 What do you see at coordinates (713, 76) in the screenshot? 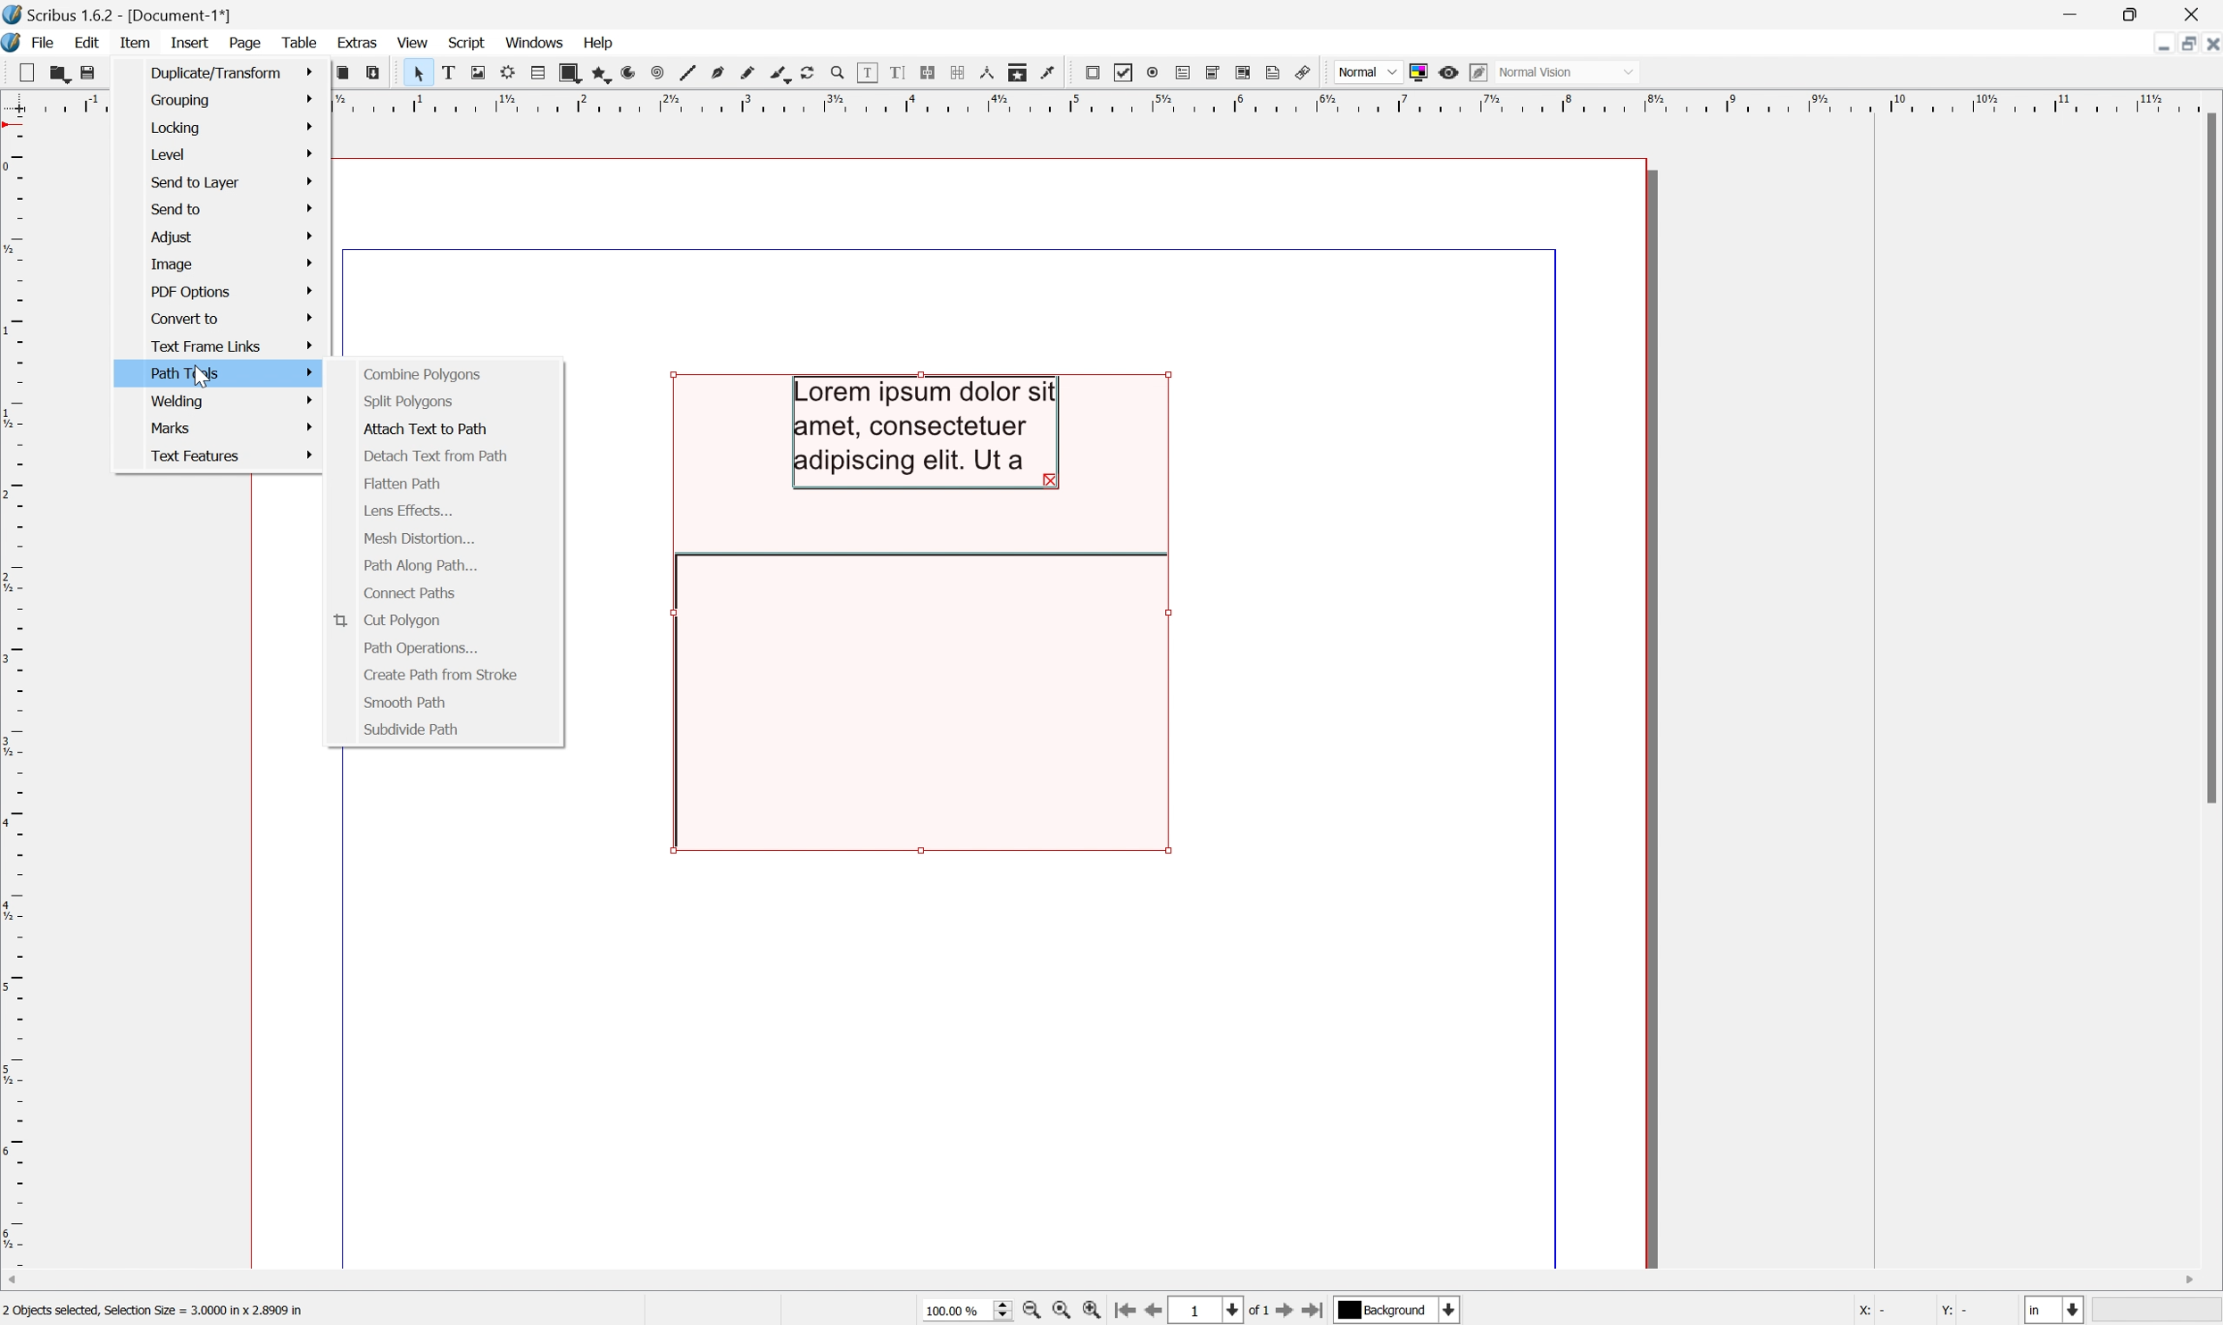
I see `Bezier curve` at bounding box center [713, 76].